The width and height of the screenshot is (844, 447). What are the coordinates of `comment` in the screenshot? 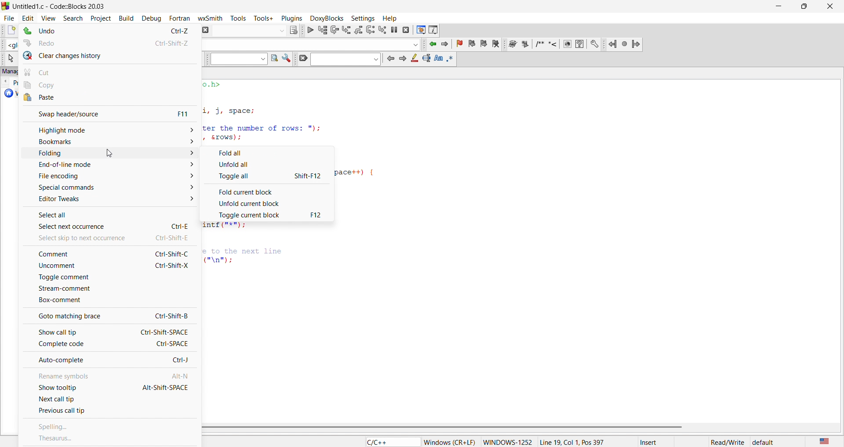 It's located at (107, 254).